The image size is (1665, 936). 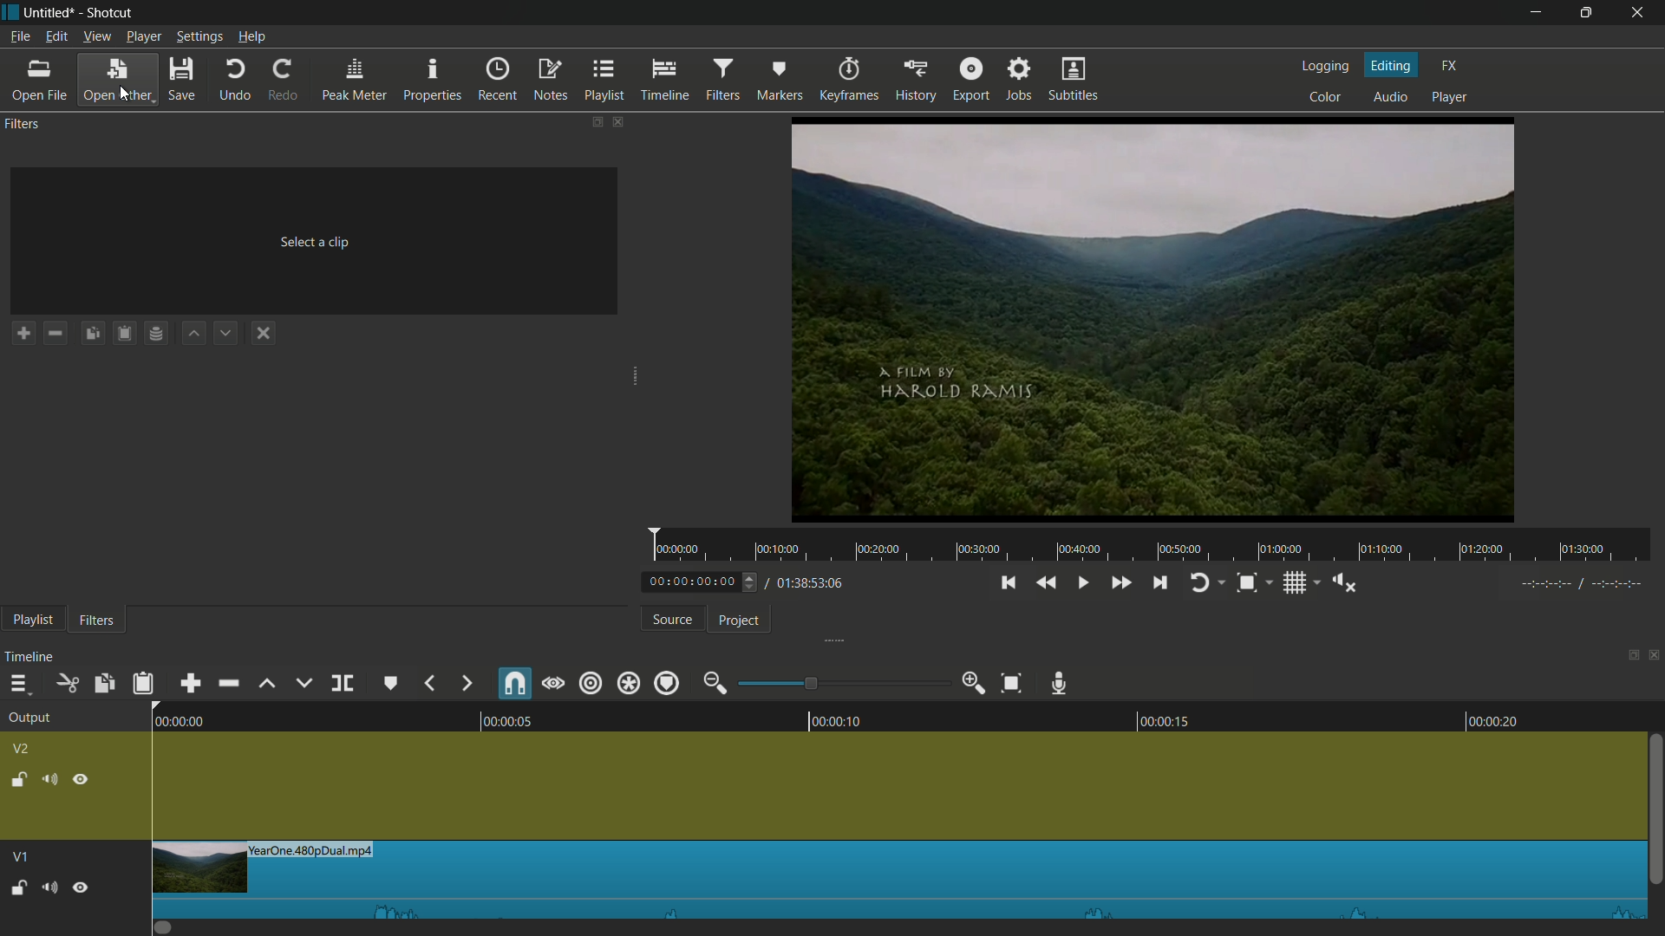 What do you see at coordinates (1198, 582) in the screenshot?
I see `toggle player looping` at bounding box center [1198, 582].